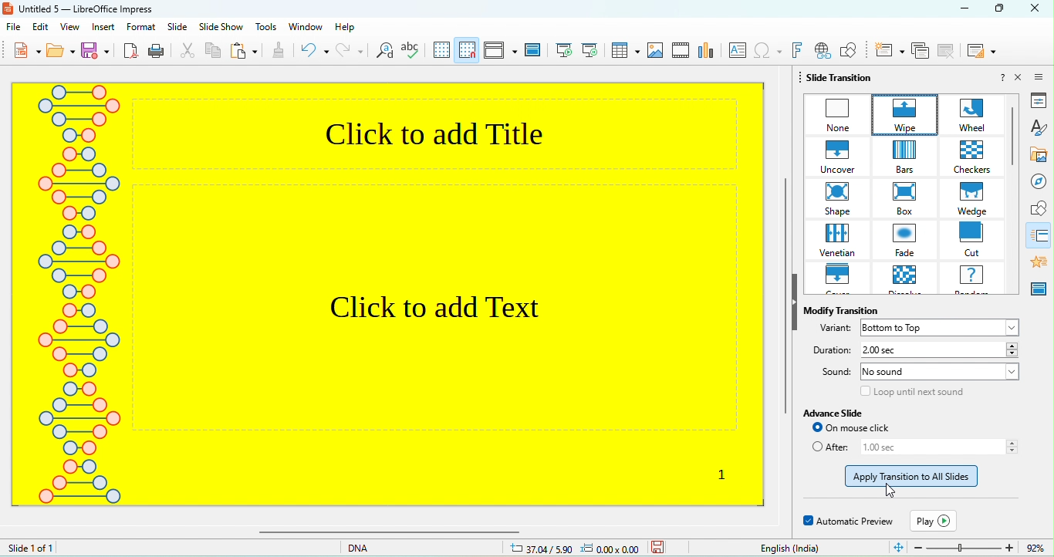  Describe the element at coordinates (497, 52) in the screenshot. I see `display view` at that location.